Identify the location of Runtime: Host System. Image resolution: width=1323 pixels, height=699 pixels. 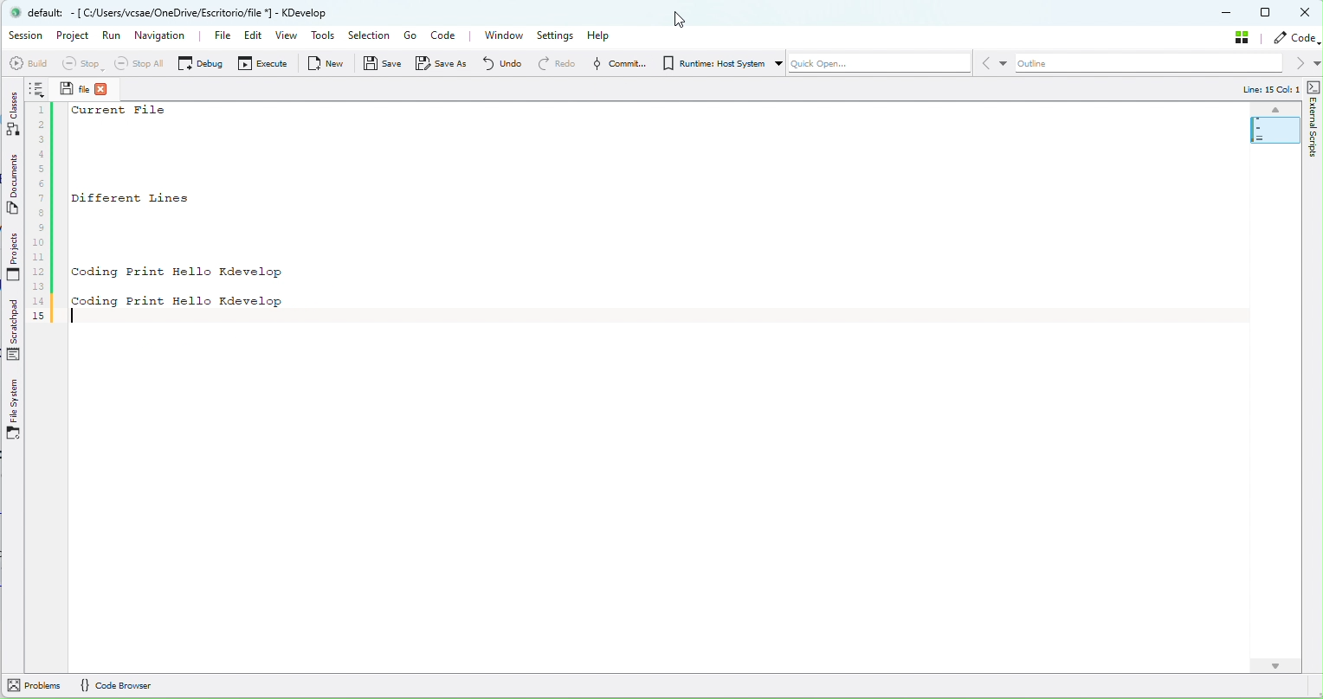
(712, 63).